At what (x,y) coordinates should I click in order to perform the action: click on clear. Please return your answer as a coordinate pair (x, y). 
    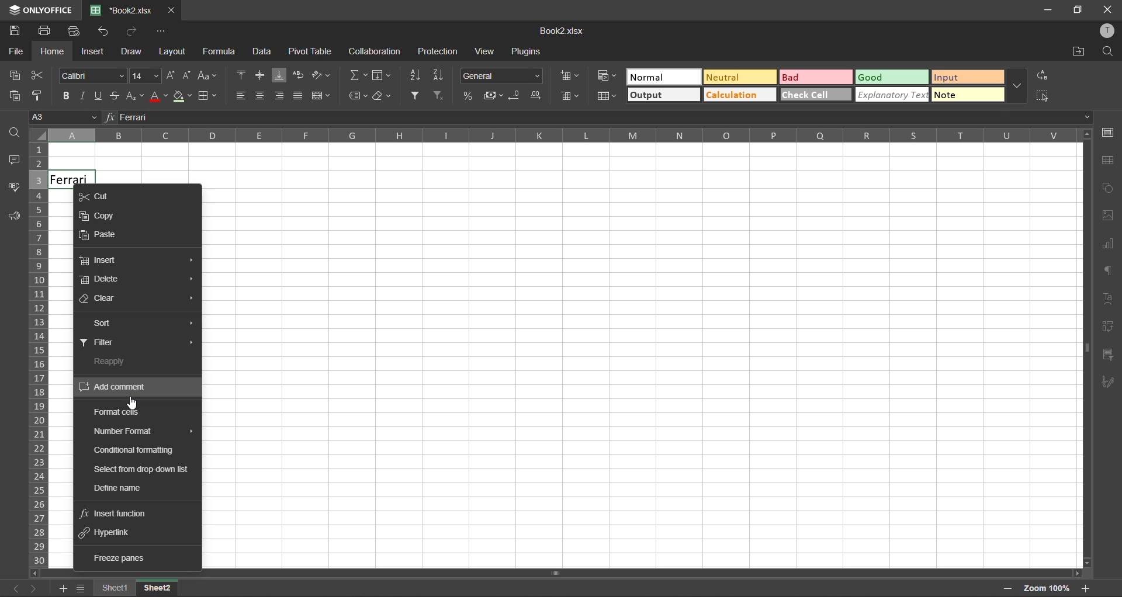
    Looking at the image, I should click on (102, 301).